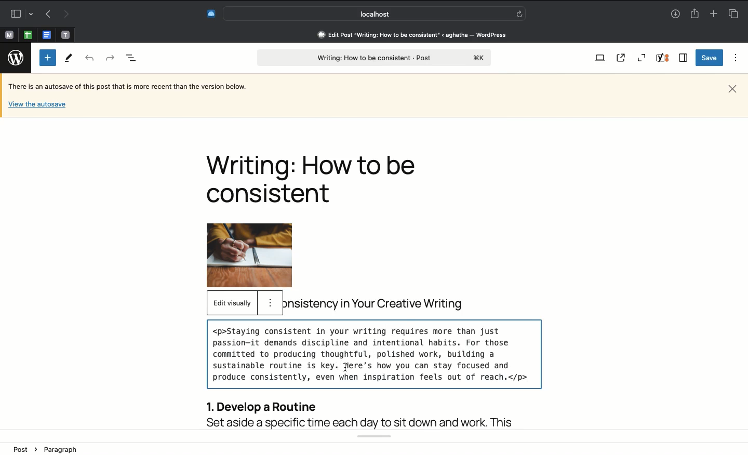 This screenshot has height=455, width=748. I want to click on Autosave, so click(136, 87).